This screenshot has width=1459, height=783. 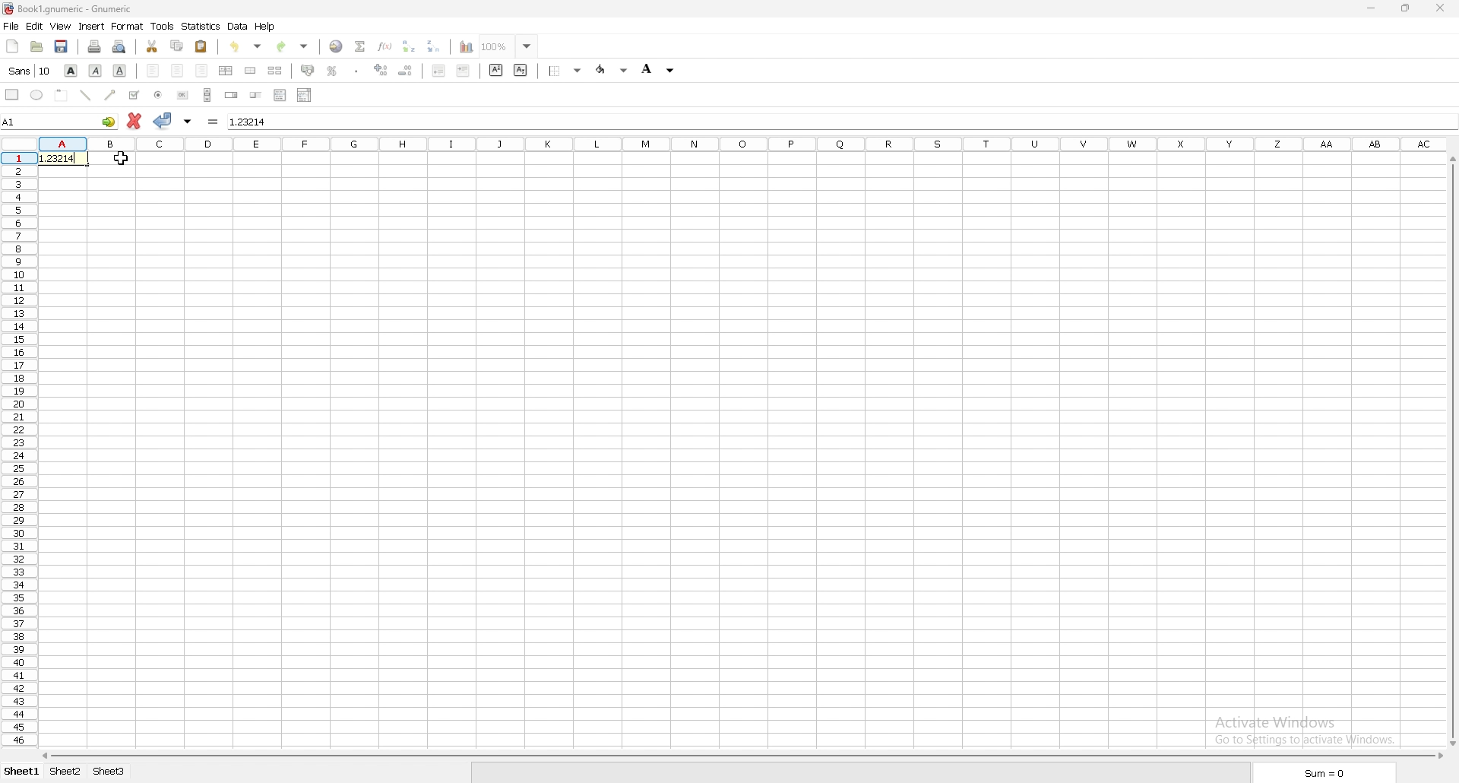 I want to click on paste, so click(x=202, y=46).